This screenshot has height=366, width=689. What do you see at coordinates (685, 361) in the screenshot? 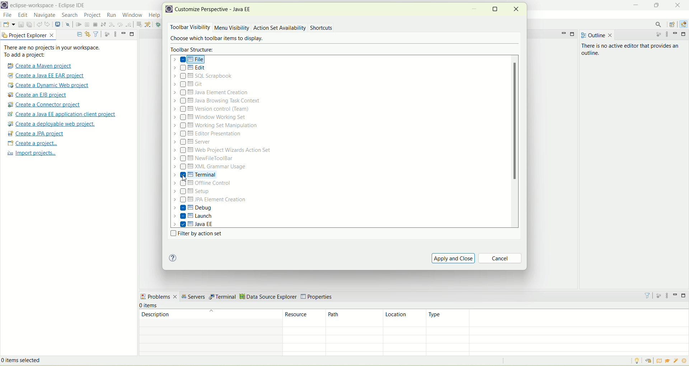
I see `what's new` at bounding box center [685, 361].